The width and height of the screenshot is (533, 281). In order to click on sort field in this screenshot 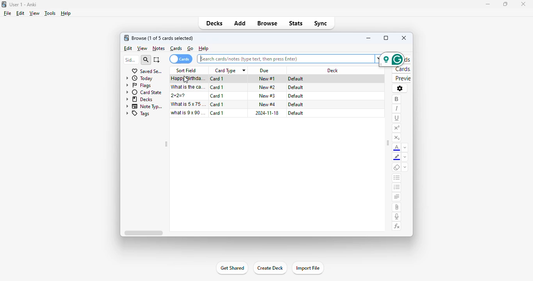, I will do `click(186, 70)`.